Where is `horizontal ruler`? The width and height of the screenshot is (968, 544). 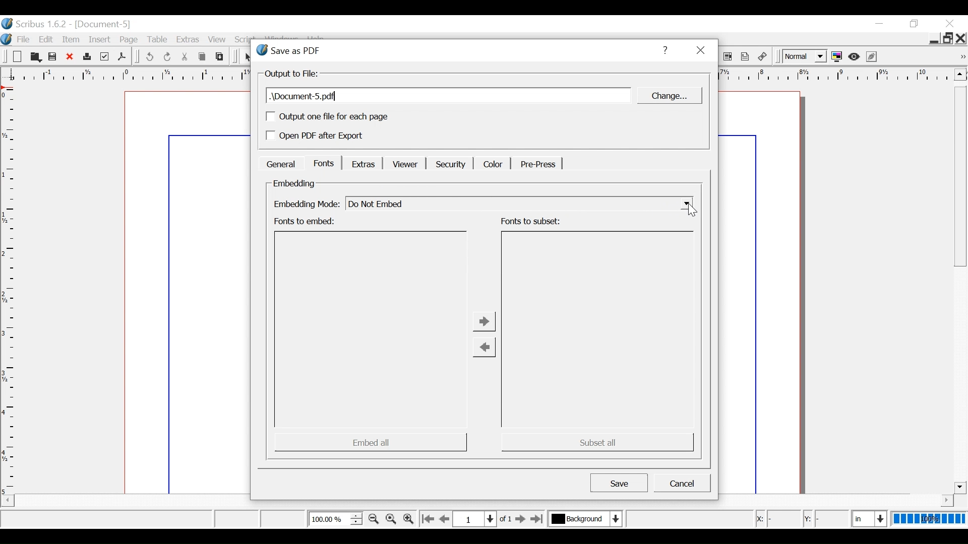 horizontal ruler is located at coordinates (835, 76).